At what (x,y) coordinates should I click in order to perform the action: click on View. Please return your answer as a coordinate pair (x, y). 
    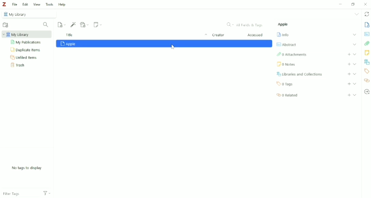
    Looking at the image, I should click on (37, 4).